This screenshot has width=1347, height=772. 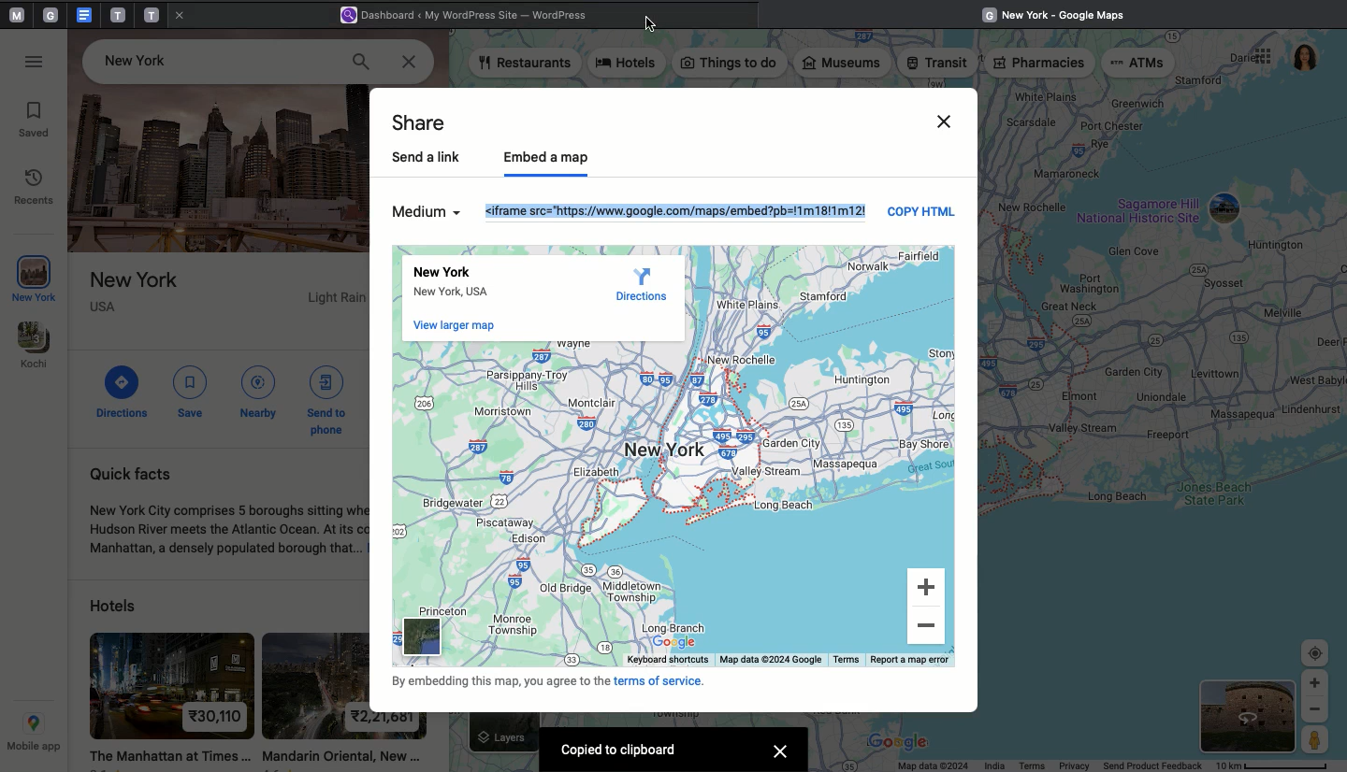 What do you see at coordinates (930, 587) in the screenshot?
I see `Zoom In` at bounding box center [930, 587].